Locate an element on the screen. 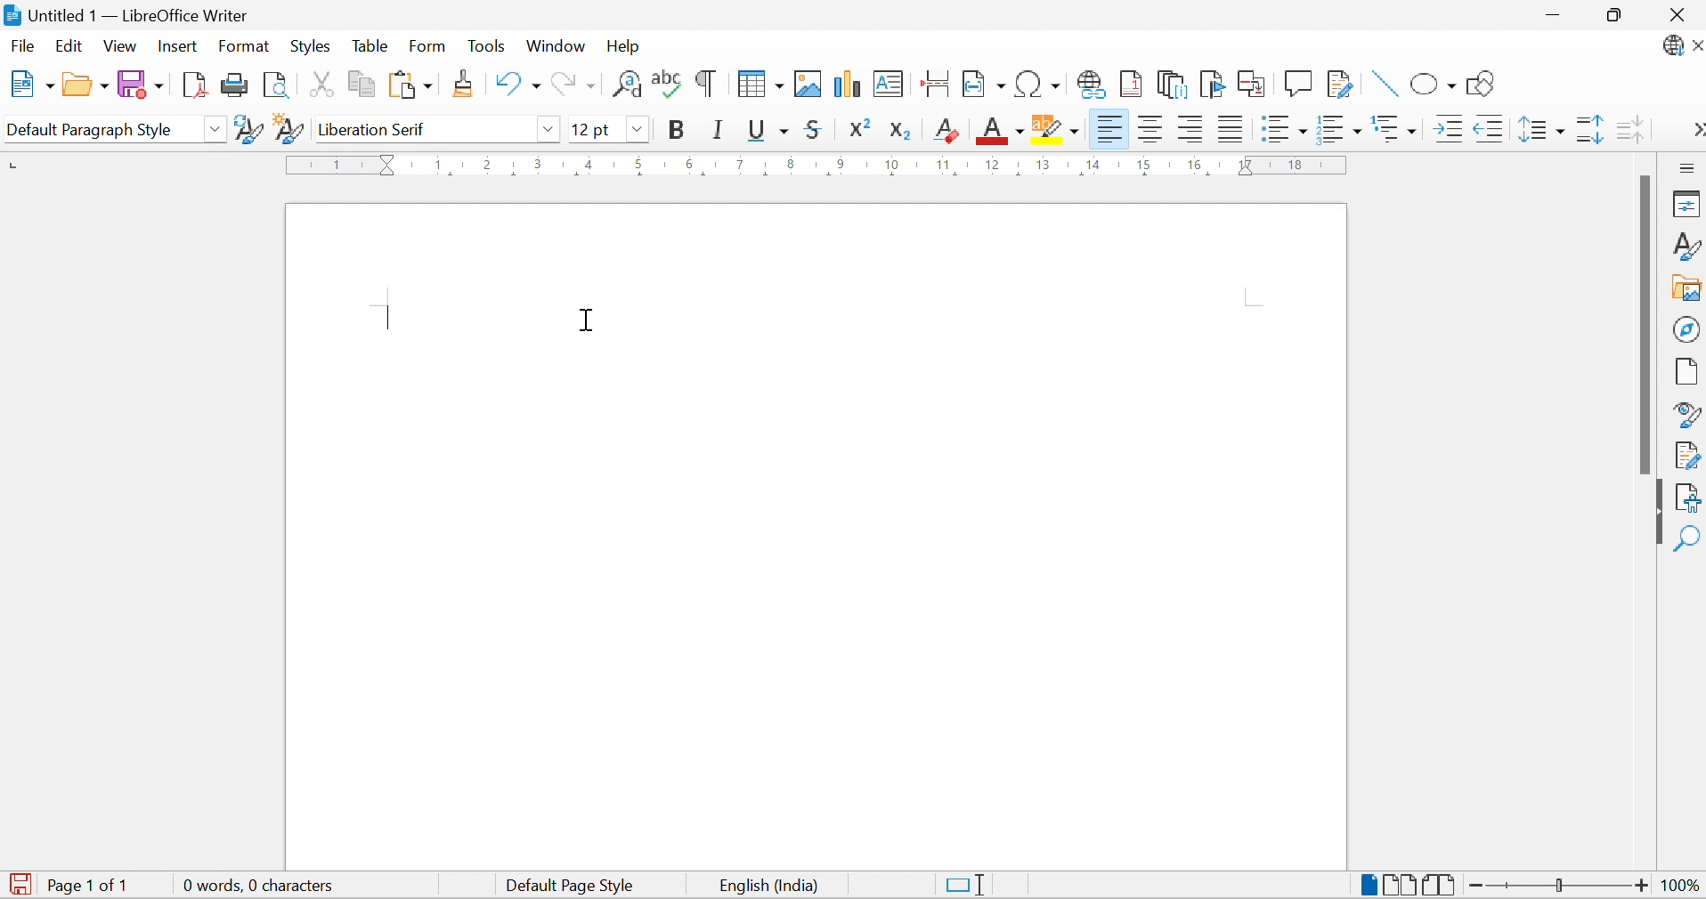 The height and width of the screenshot is (899, 1706). More is located at coordinates (1694, 127).